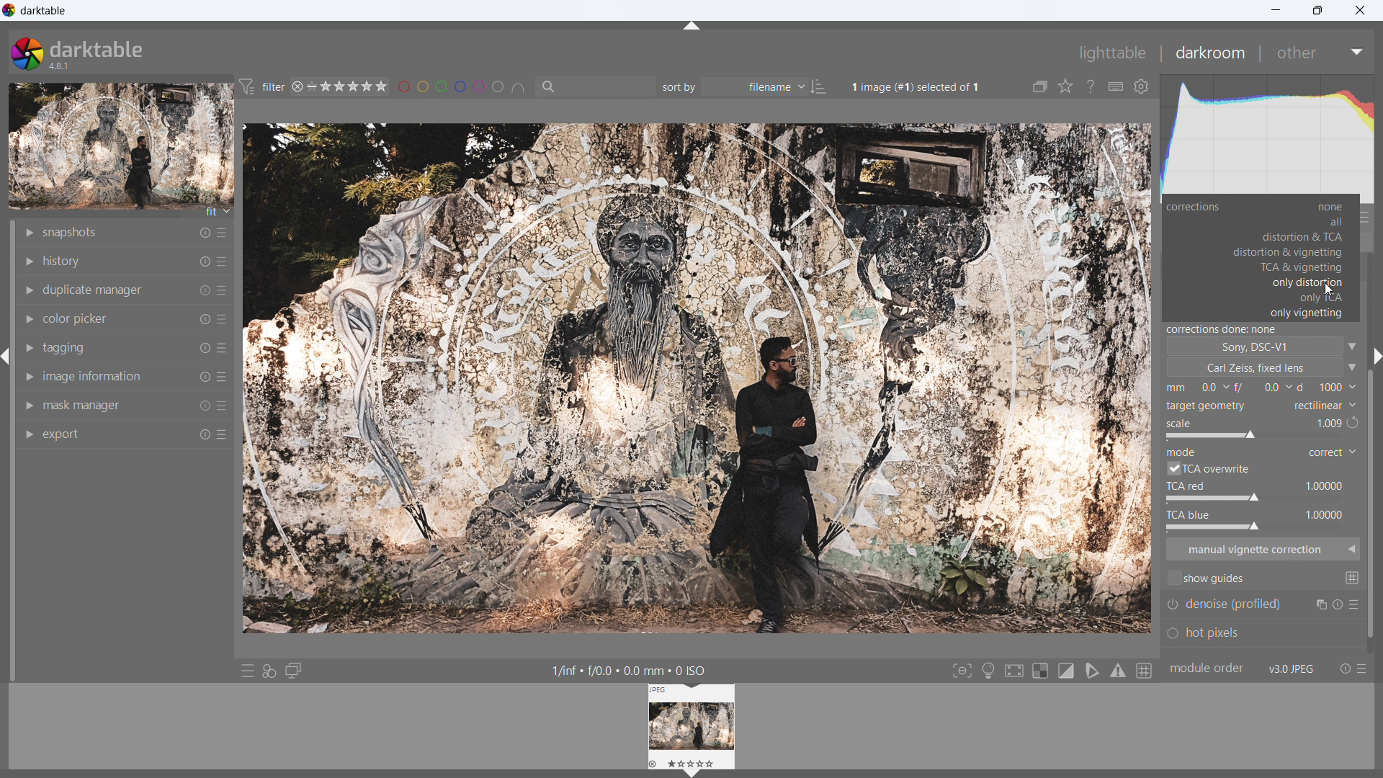 The image size is (1383, 778). Describe the element at coordinates (1119, 671) in the screenshot. I see `toggle gamut checking` at that location.